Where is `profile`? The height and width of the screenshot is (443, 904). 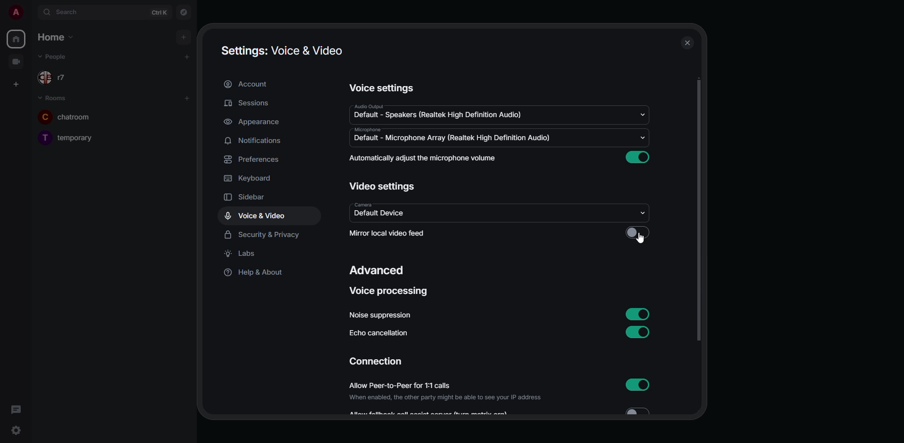
profile is located at coordinates (15, 12).